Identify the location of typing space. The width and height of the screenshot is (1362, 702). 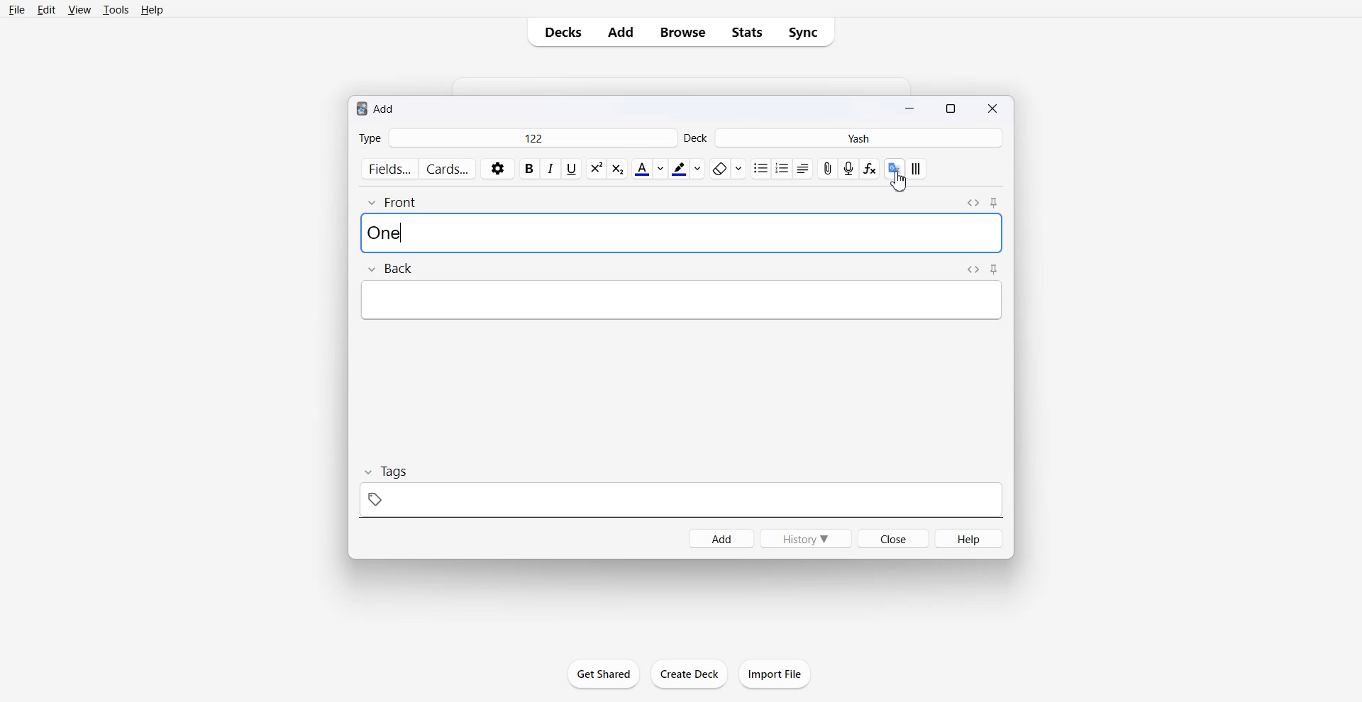
(680, 234).